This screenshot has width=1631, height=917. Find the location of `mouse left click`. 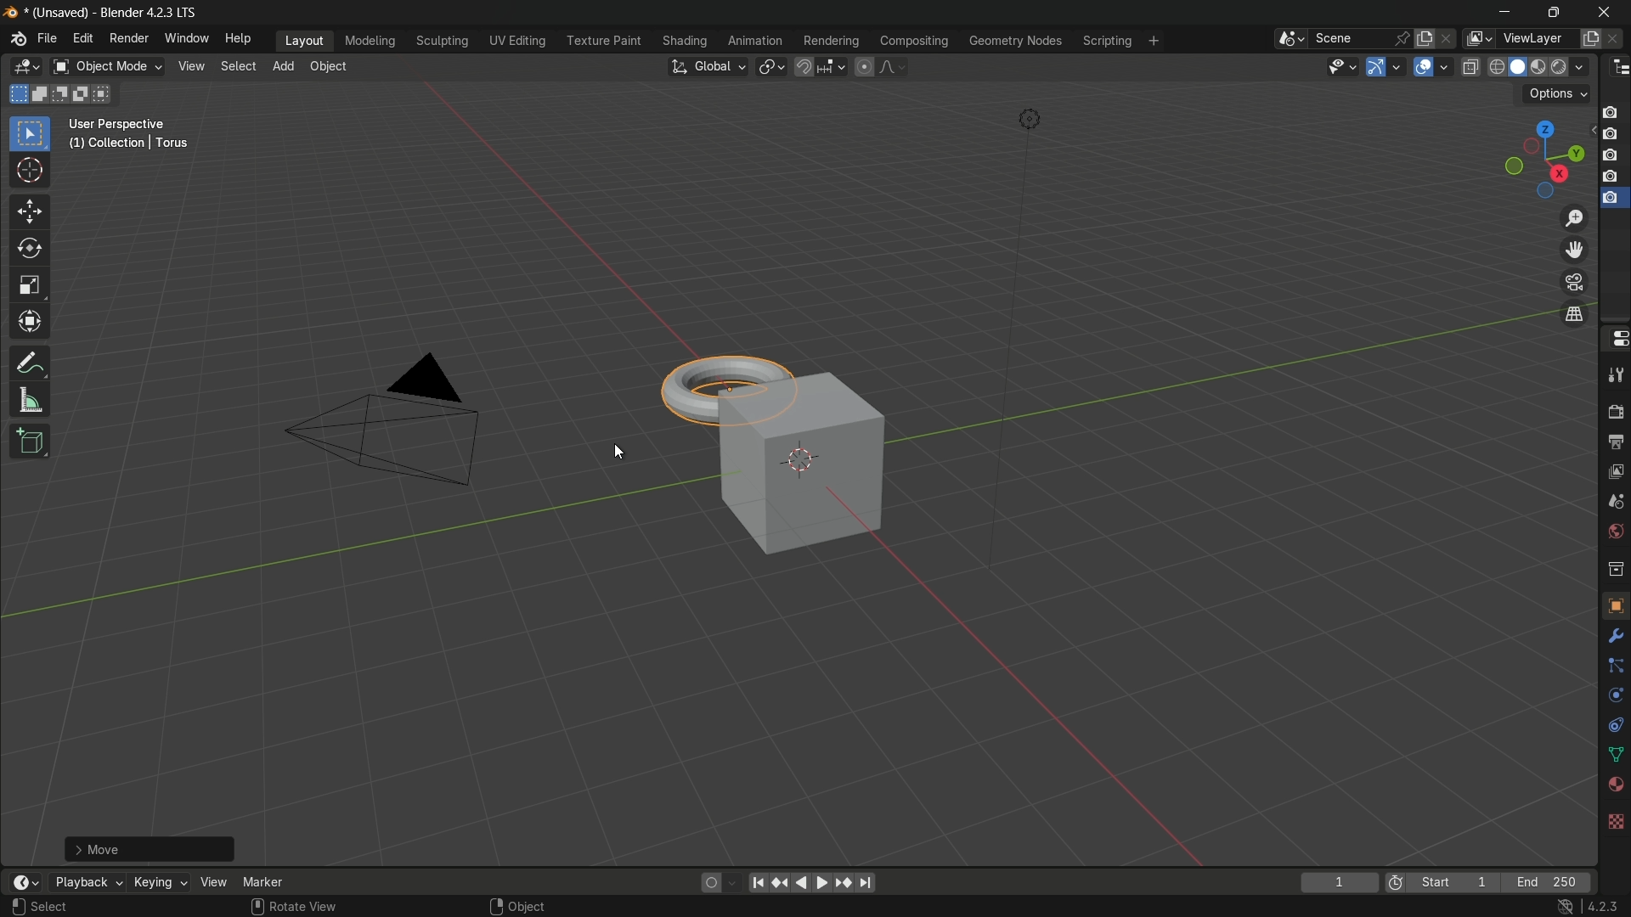

mouse left click is located at coordinates (18, 907).